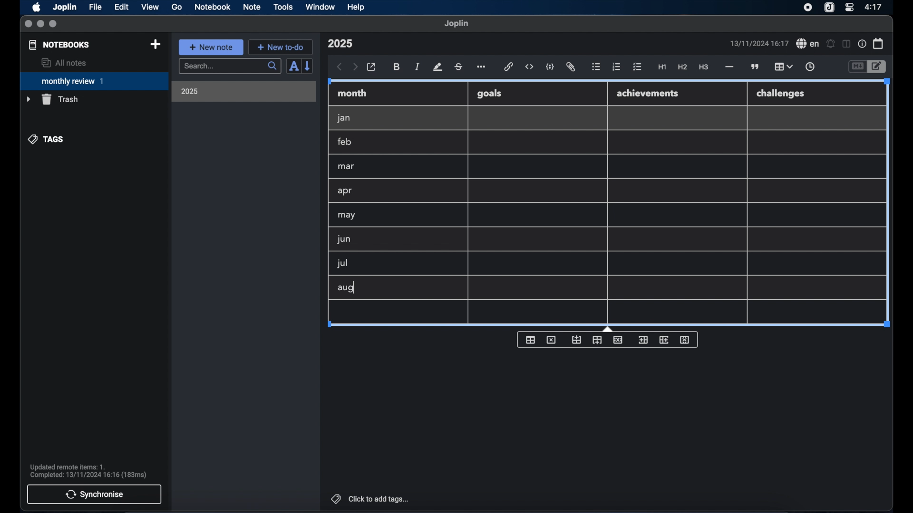  What do you see at coordinates (808, 44) in the screenshot?
I see `spel check` at bounding box center [808, 44].